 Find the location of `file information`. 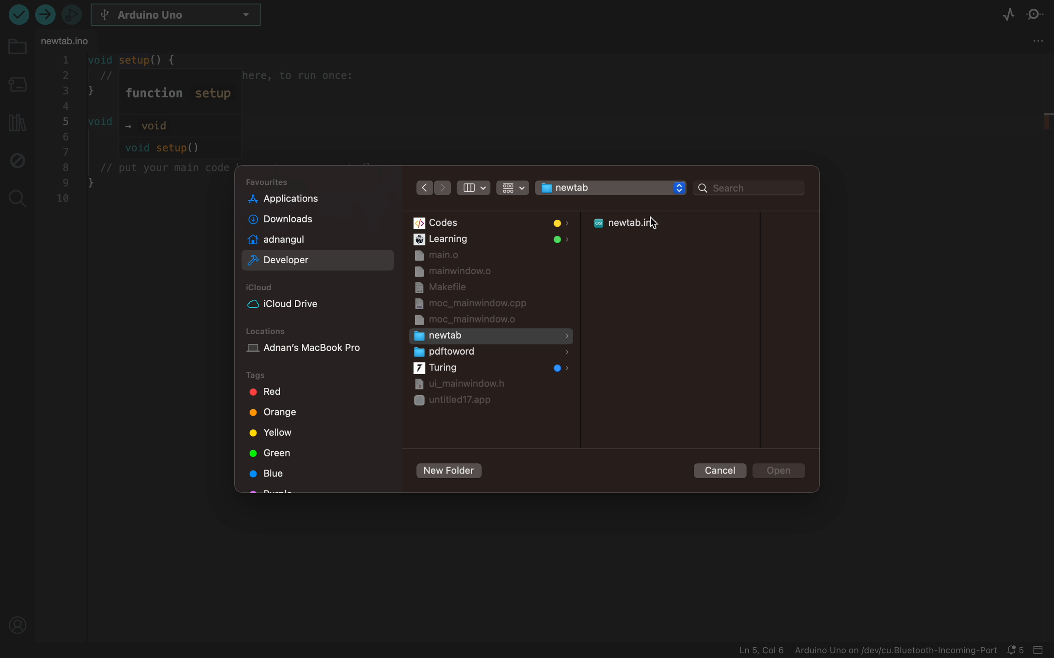

file information is located at coordinates (867, 651).